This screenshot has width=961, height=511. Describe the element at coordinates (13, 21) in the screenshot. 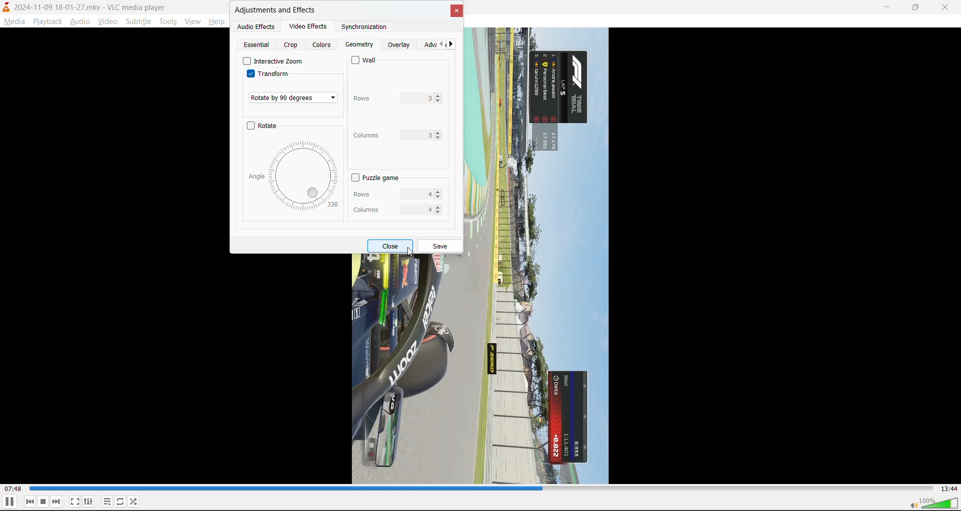

I see `media` at that location.